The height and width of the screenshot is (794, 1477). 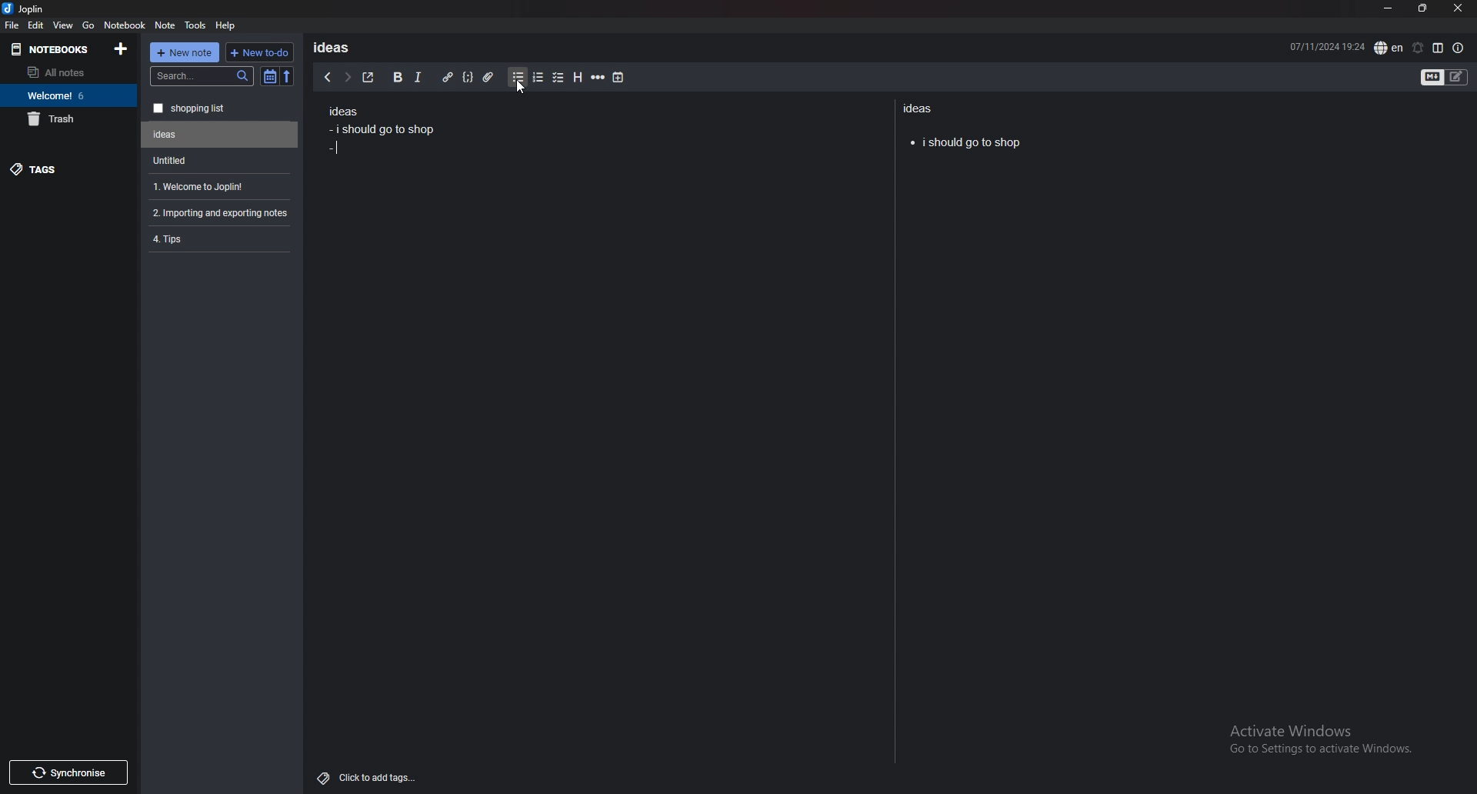 I want to click on note properties, so click(x=1459, y=48).